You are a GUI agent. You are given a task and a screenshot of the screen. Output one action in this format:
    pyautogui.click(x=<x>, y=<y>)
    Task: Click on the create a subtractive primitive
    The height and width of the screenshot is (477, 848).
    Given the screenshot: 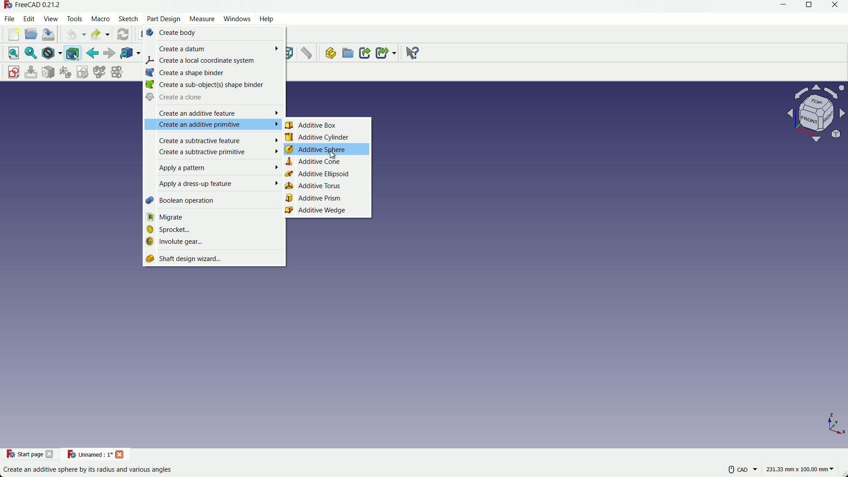 What is the action you would take?
    pyautogui.click(x=216, y=152)
    